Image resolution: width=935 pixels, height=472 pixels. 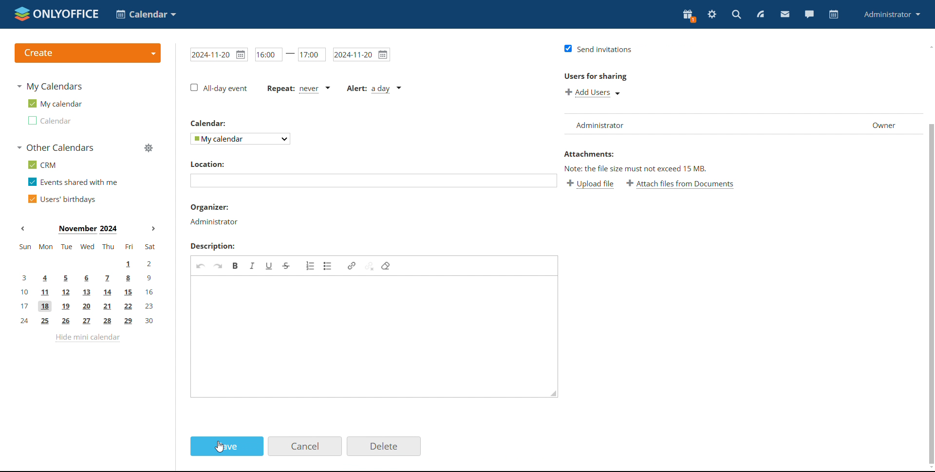 I want to click on manage, so click(x=148, y=147).